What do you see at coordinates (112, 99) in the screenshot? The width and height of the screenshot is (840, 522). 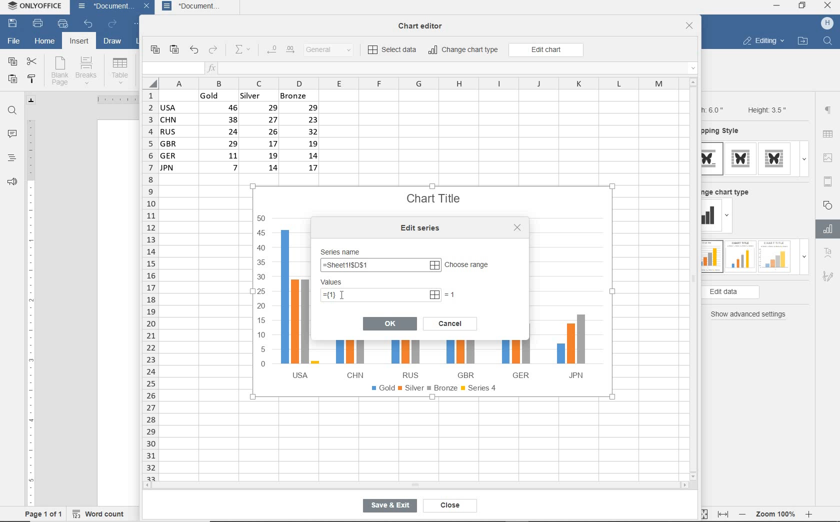 I see `ruler` at bounding box center [112, 99].